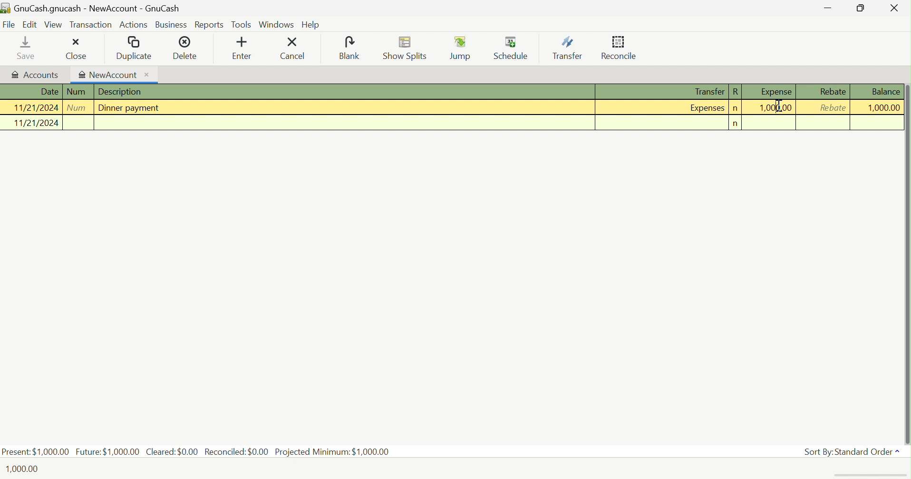 Image resolution: width=911 pixels, height=479 pixels. Describe the element at coordinates (209, 25) in the screenshot. I see `Reports` at that location.